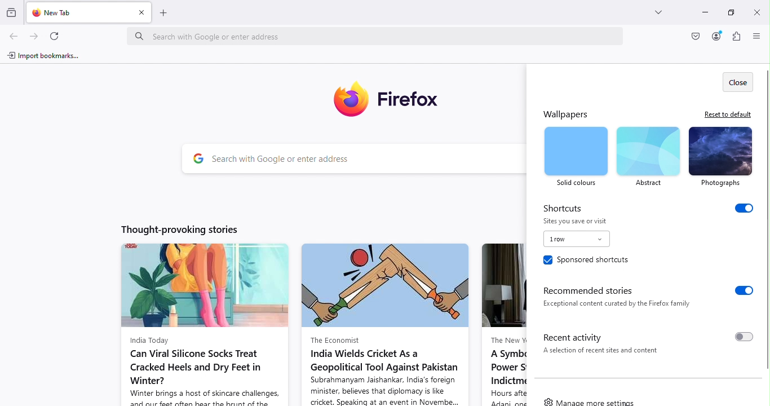 This screenshot has width=770, height=406. Describe the element at coordinates (141, 12) in the screenshot. I see `Close tab` at that location.